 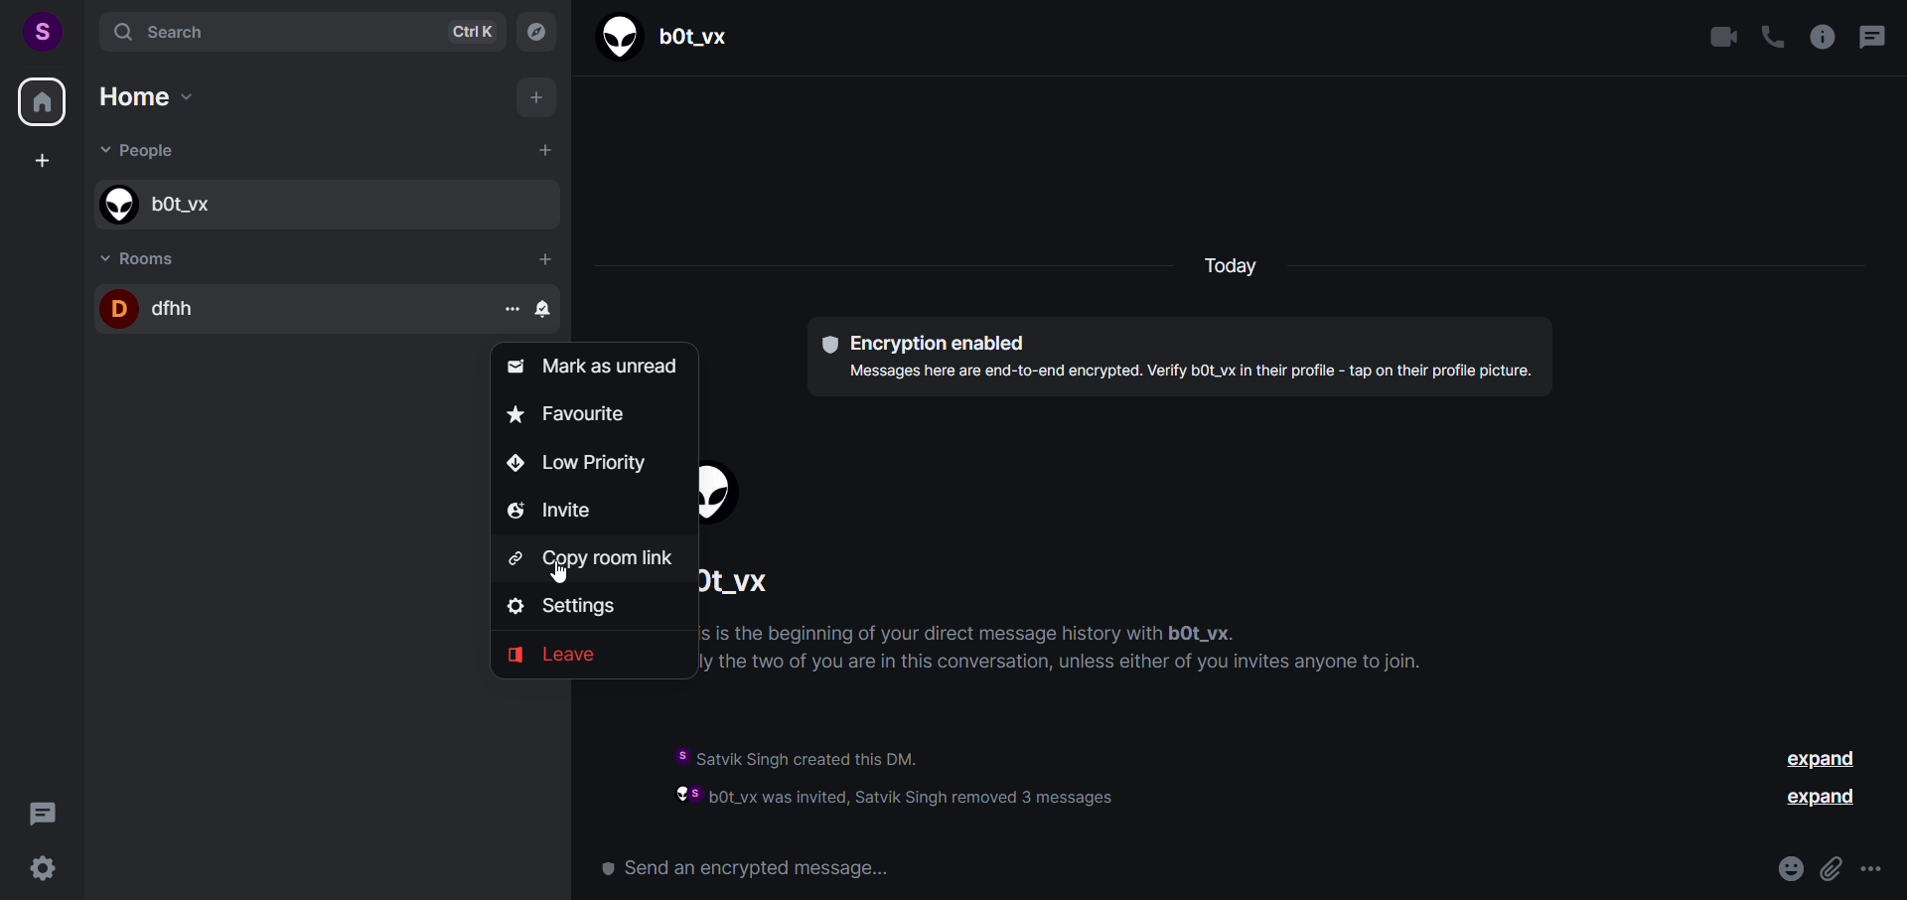 What do you see at coordinates (282, 309) in the screenshot?
I see `room name` at bounding box center [282, 309].